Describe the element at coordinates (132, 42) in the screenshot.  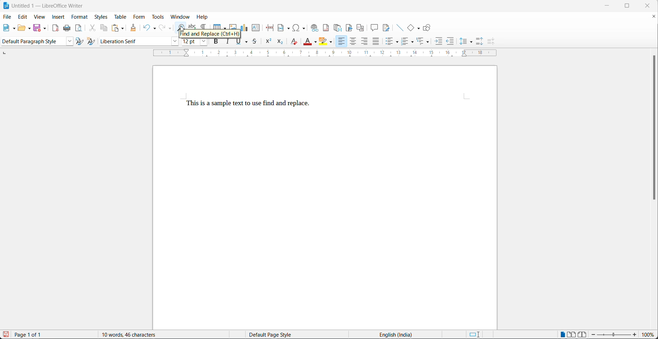
I see `font name` at that location.